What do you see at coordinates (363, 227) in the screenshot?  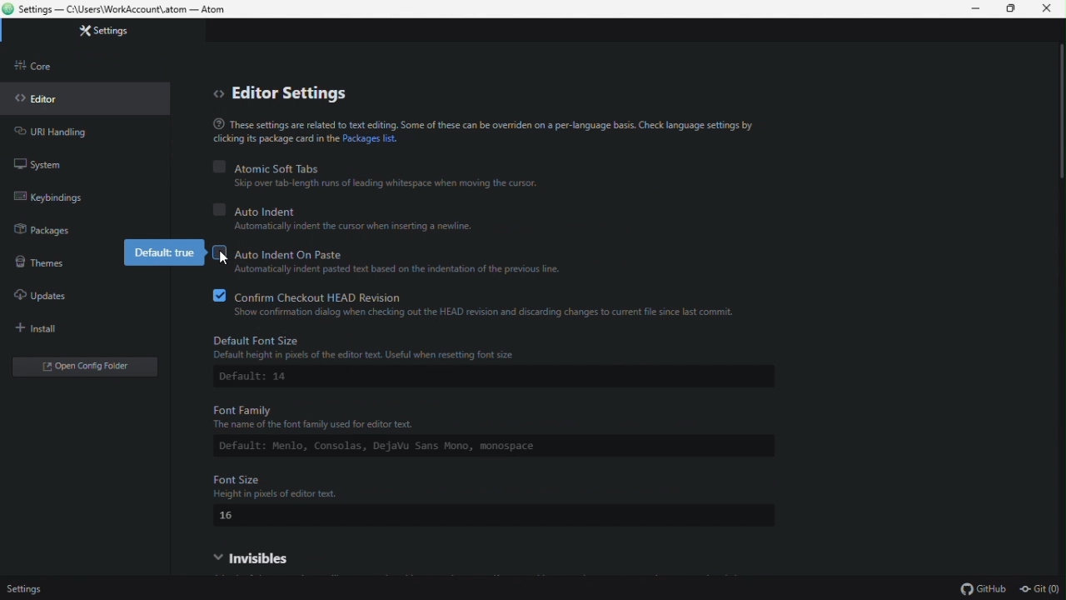 I see `Automatically indent the cursor when inserting a newline.` at bounding box center [363, 227].